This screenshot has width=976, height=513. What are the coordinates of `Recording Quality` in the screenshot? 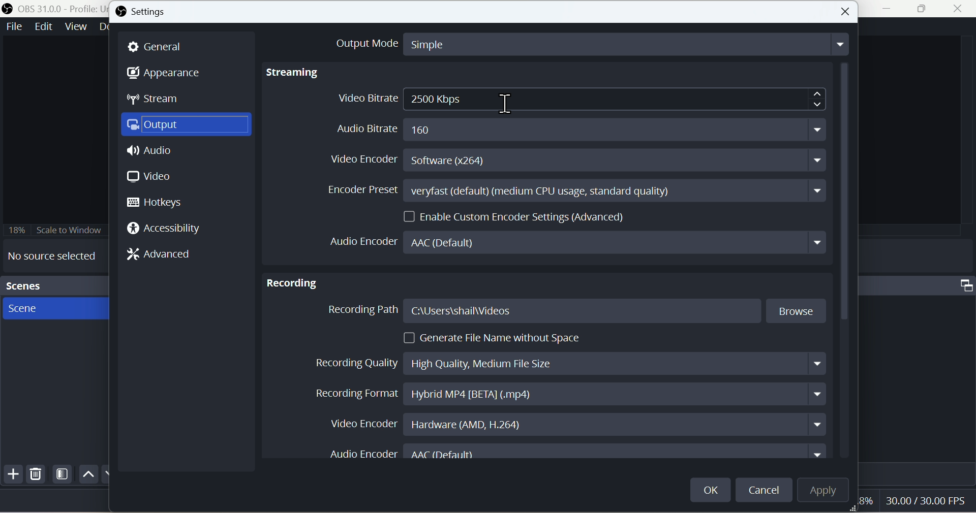 It's located at (567, 361).